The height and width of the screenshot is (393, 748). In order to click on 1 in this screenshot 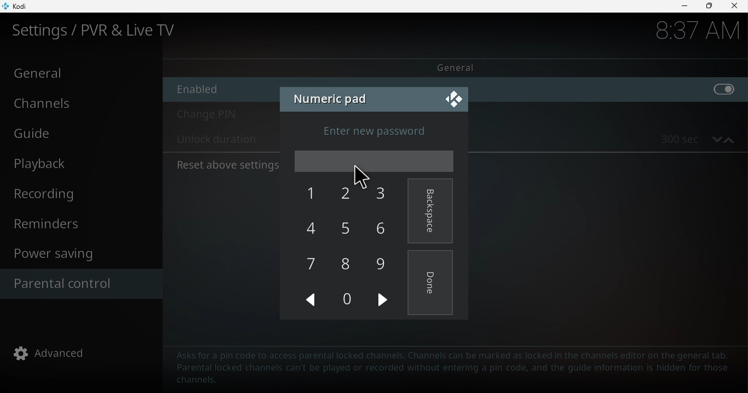, I will do `click(313, 194)`.